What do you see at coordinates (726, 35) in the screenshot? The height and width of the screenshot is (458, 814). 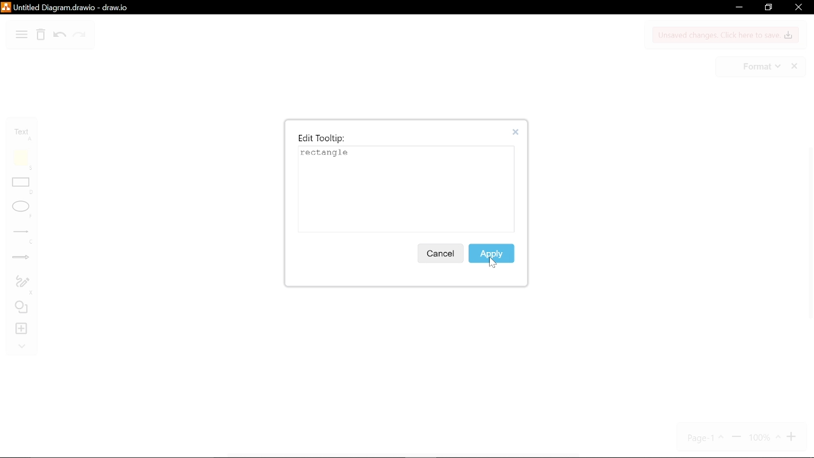 I see `unsaved changes. Click here to save ` at bounding box center [726, 35].